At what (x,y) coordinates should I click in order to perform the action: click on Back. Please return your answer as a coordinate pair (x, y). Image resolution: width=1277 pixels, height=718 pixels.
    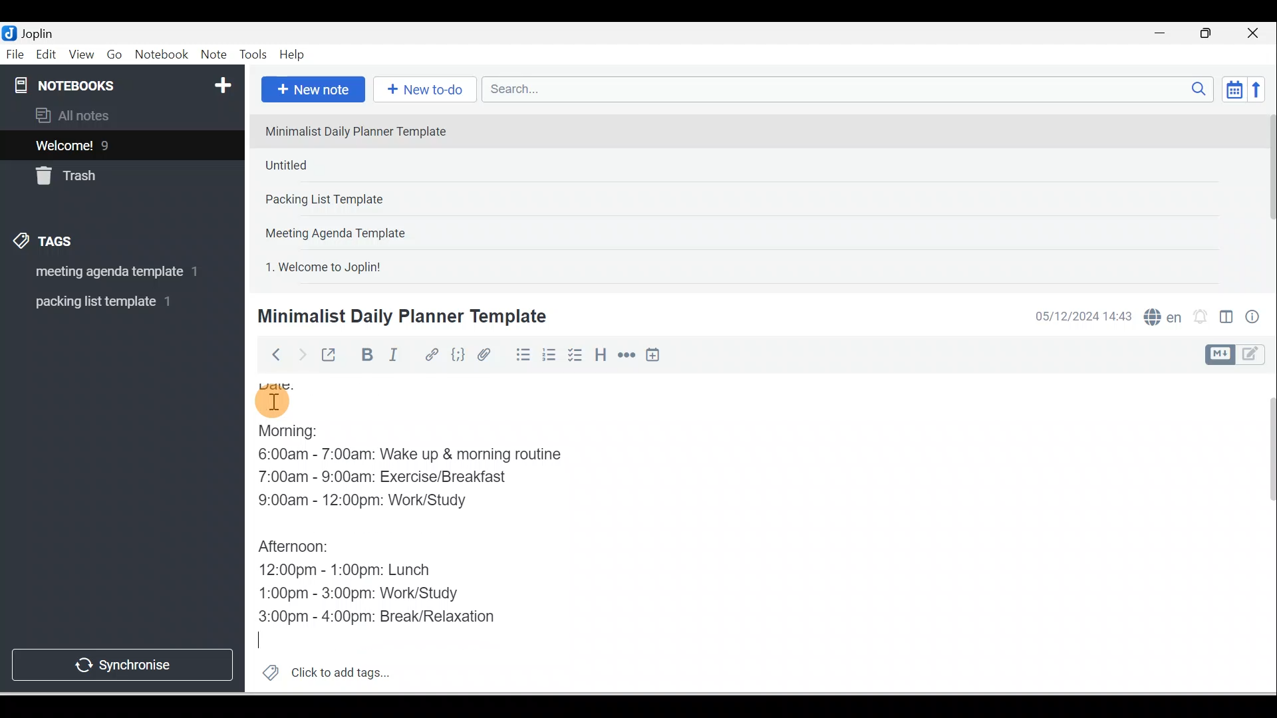
    Looking at the image, I should click on (270, 354).